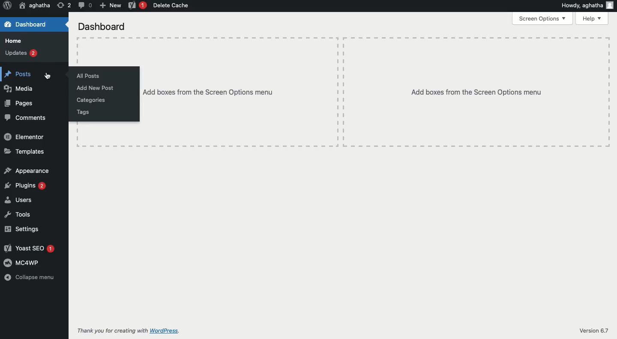 This screenshot has height=339, width=617. I want to click on cursor, so click(49, 76).